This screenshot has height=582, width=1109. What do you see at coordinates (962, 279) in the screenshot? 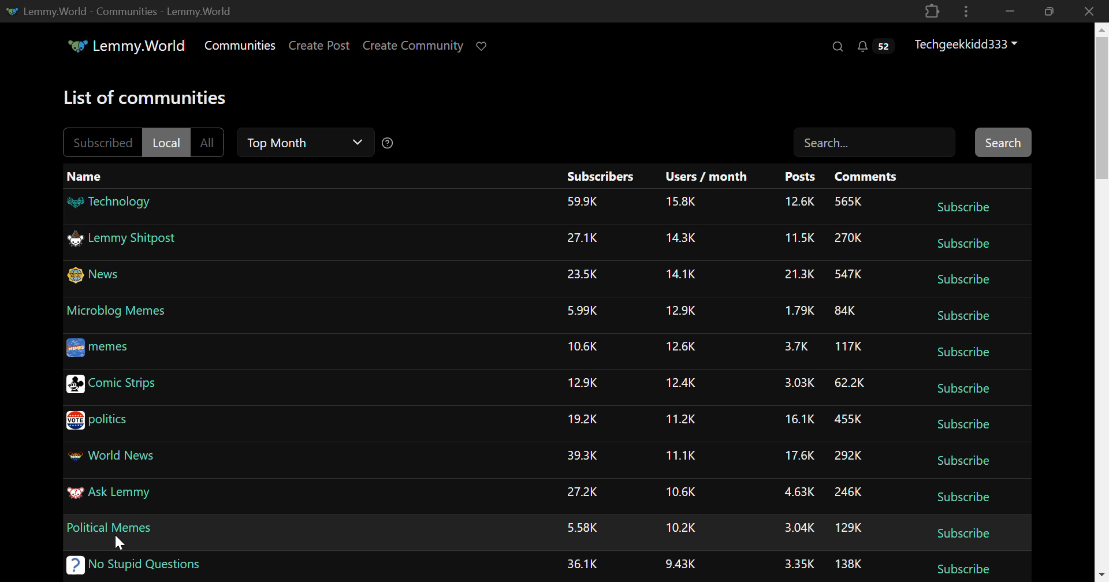
I see `Subscribe` at bounding box center [962, 279].